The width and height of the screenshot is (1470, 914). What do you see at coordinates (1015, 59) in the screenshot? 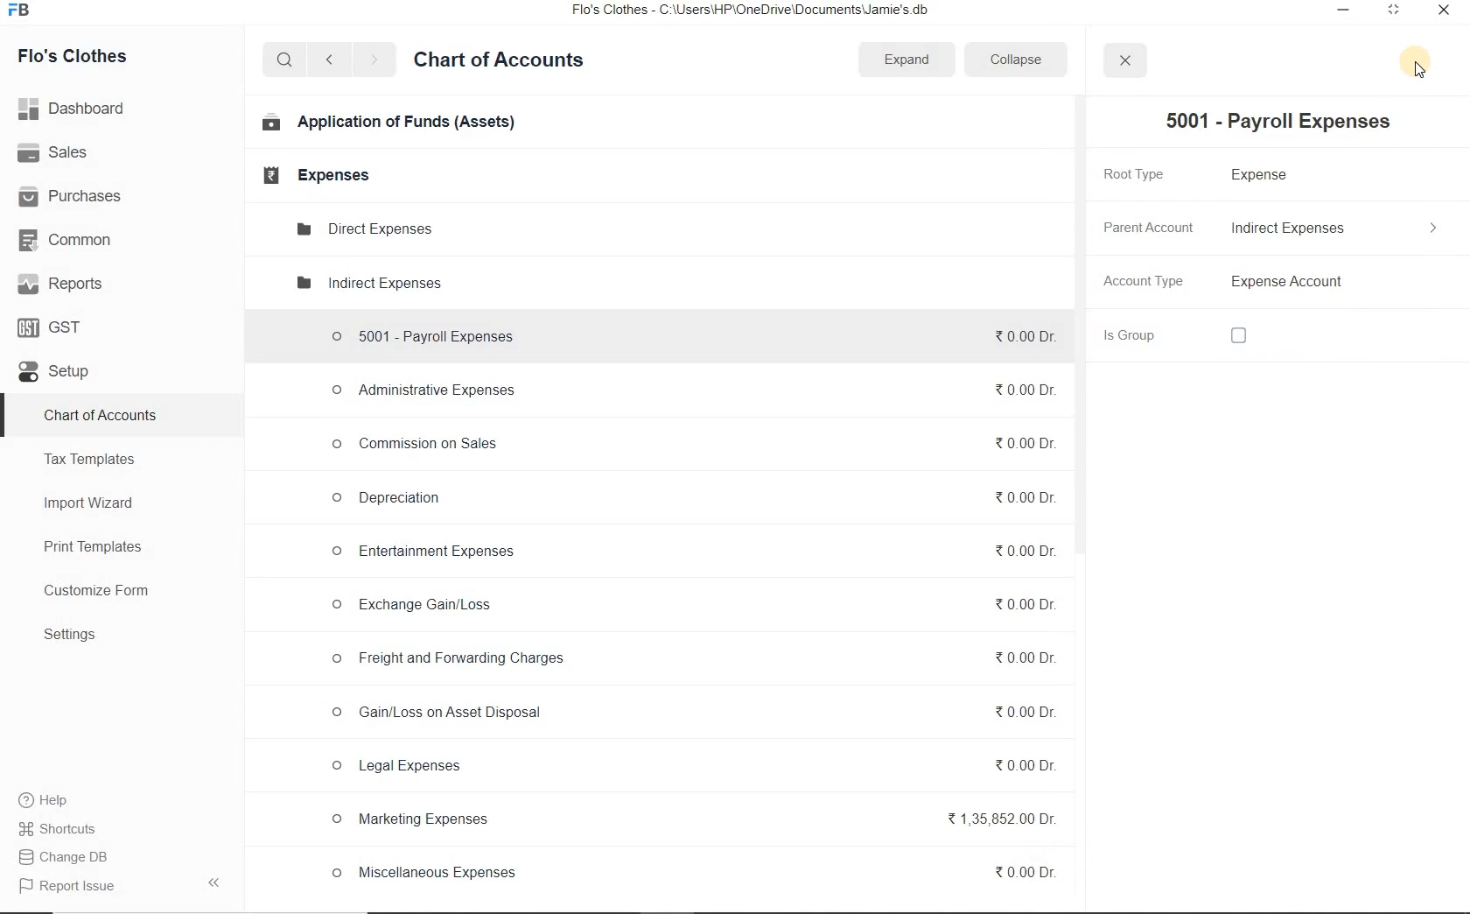
I see `Collapse` at bounding box center [1015, 59].